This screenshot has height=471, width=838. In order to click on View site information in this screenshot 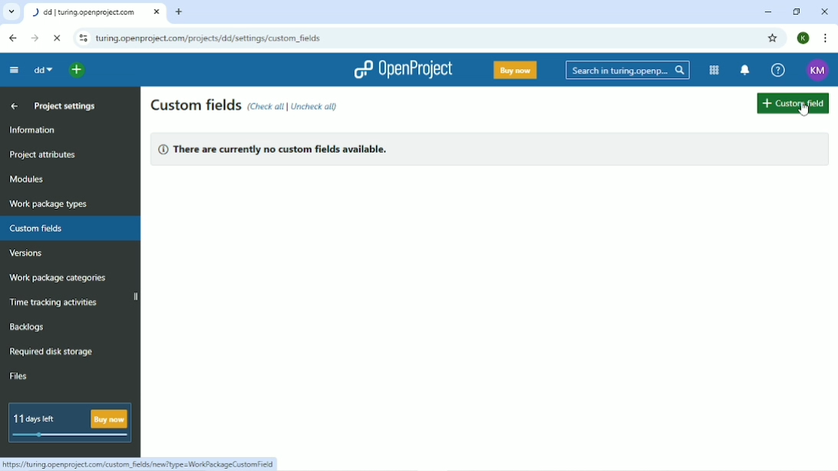, I will do `click(82, 38)`.